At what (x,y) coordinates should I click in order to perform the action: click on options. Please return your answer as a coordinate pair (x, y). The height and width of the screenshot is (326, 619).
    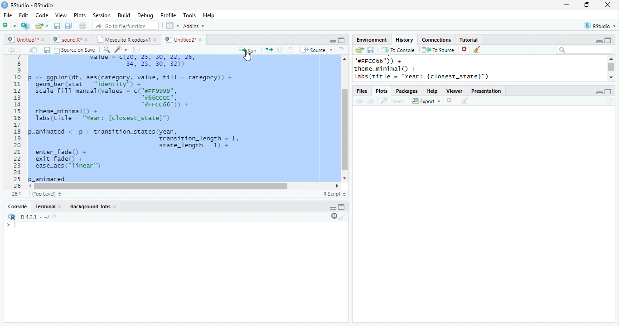
    Looking at the image, I should click on (341, 49).